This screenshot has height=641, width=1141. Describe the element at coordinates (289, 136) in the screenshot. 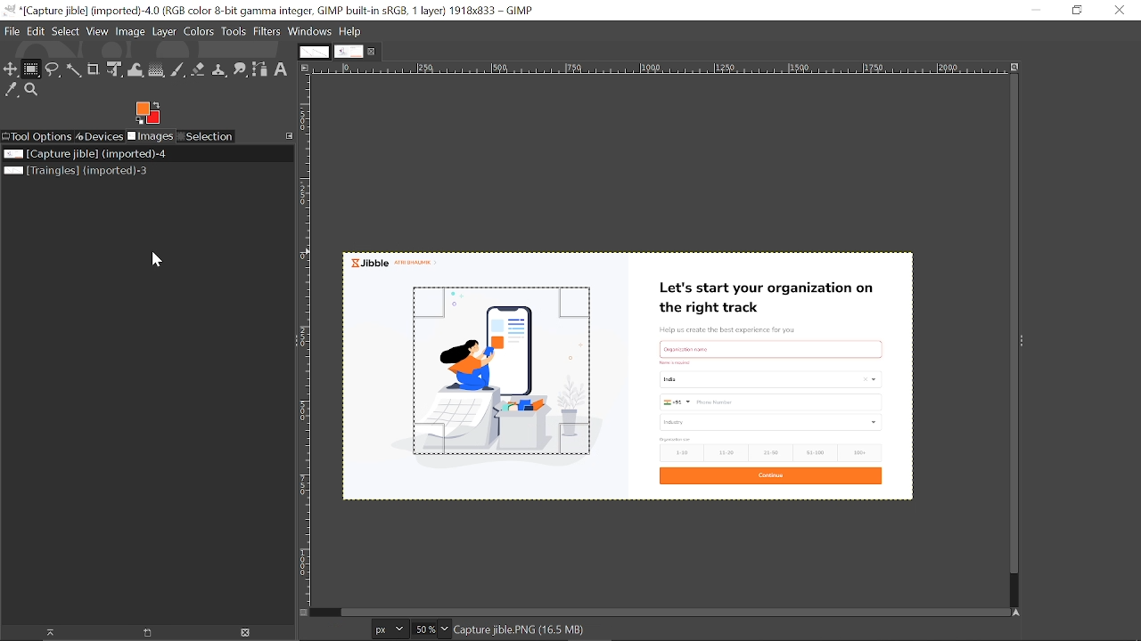

I see `Configure this tab` at that location.